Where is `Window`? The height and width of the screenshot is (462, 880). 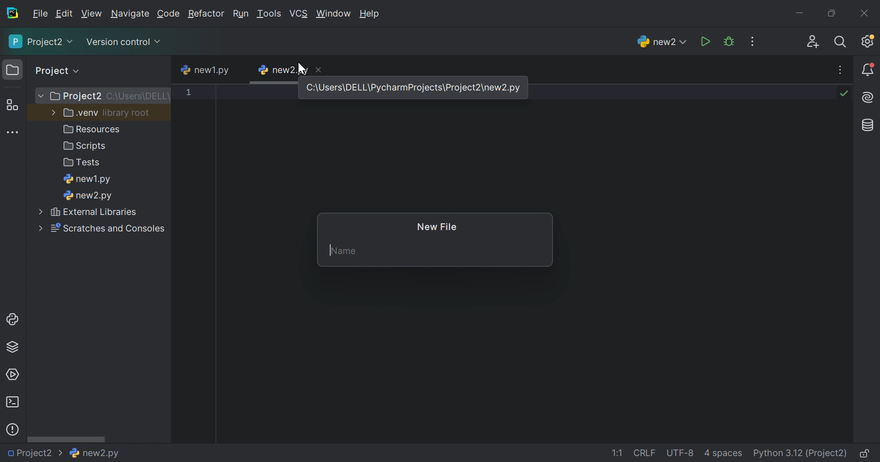
Window is located at coordinates (333, 14).